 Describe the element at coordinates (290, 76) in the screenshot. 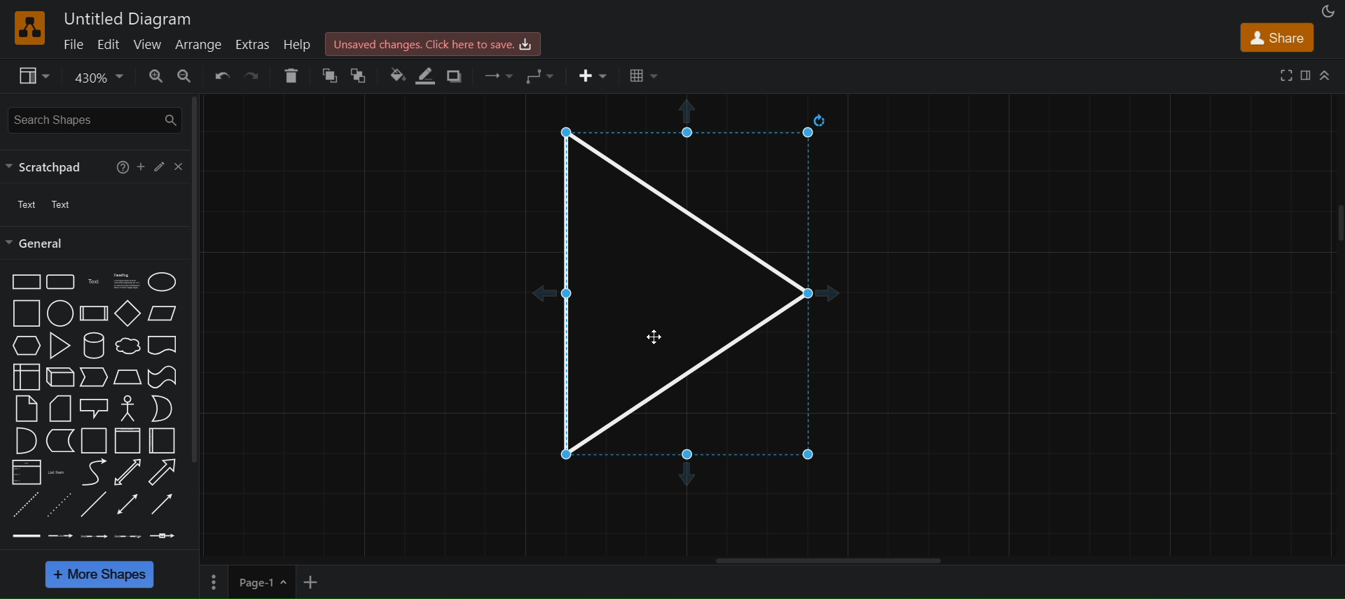

I see `delete` at that location.